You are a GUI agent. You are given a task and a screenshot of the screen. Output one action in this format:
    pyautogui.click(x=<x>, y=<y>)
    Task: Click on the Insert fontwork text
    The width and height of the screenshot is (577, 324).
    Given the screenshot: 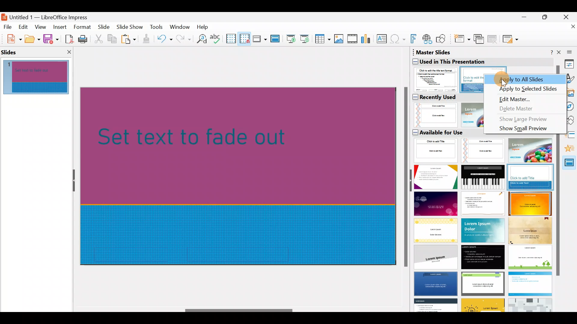 What is the action you would take?
    pyautogui.click(x=414, y=40)
    